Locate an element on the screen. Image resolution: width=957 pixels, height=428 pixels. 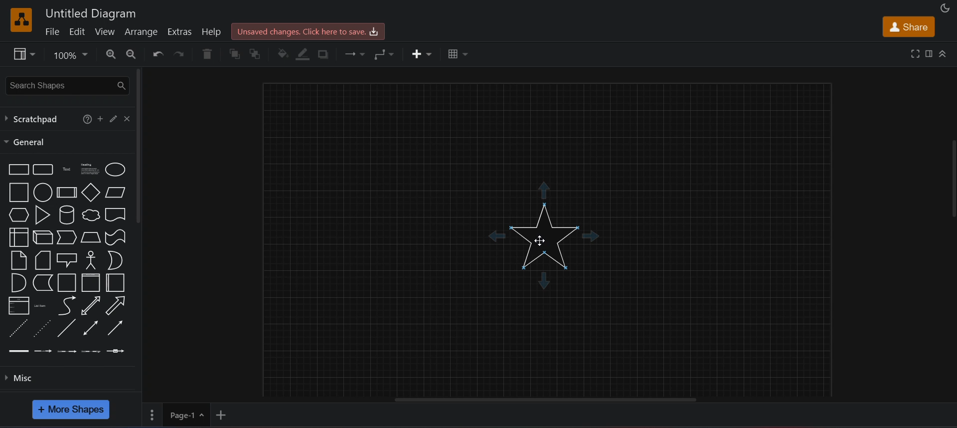
more shapes is located at coordinates (72, 410).